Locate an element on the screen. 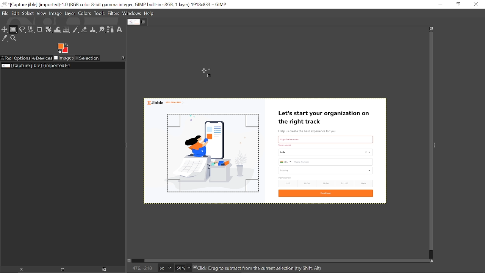  Path tool is located at coordinates (111, 30).